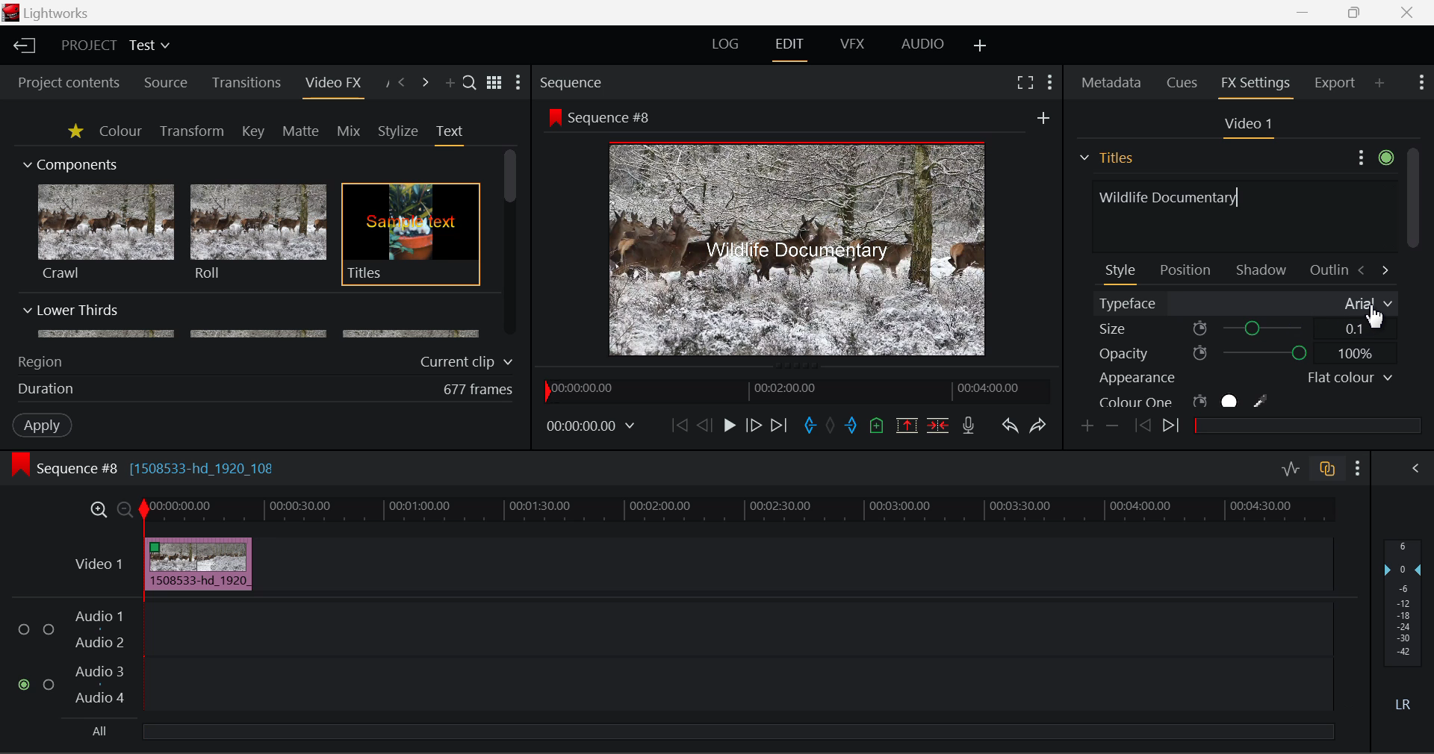 This screenshot has width=1434, height=754. What do you see at coordinates (1258, 85) in the screenshot?
I see `FX Settings Open` at bounding box center [1258, 85].